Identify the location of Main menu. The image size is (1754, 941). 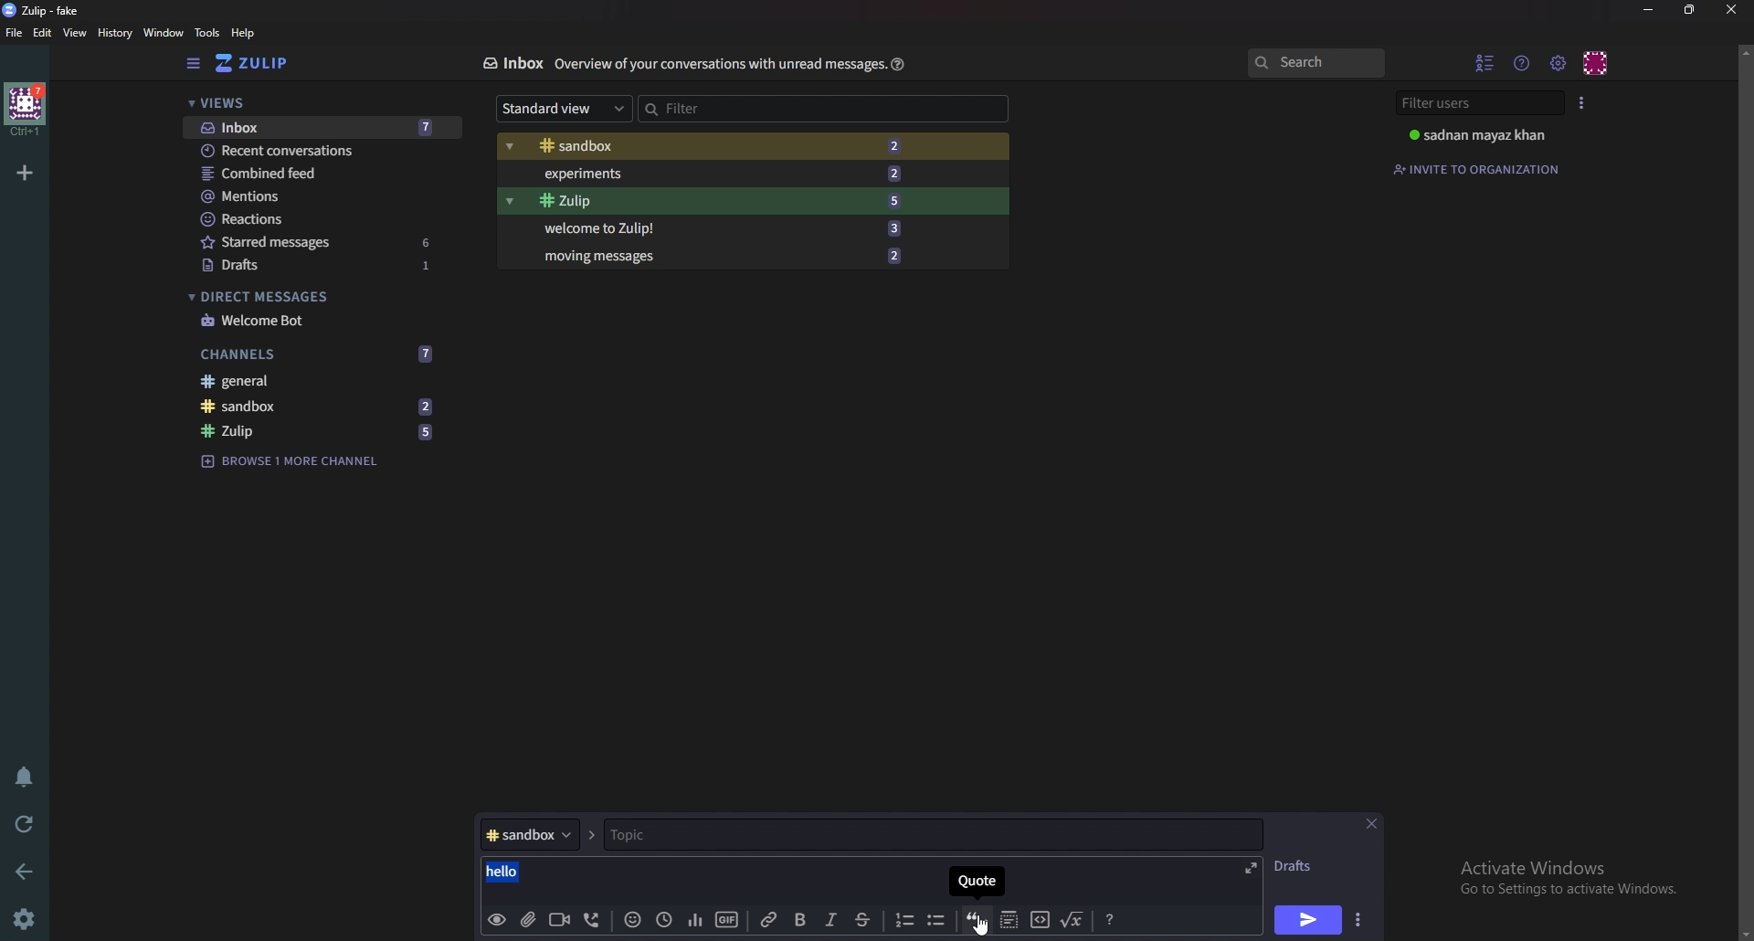
(1560, 63).